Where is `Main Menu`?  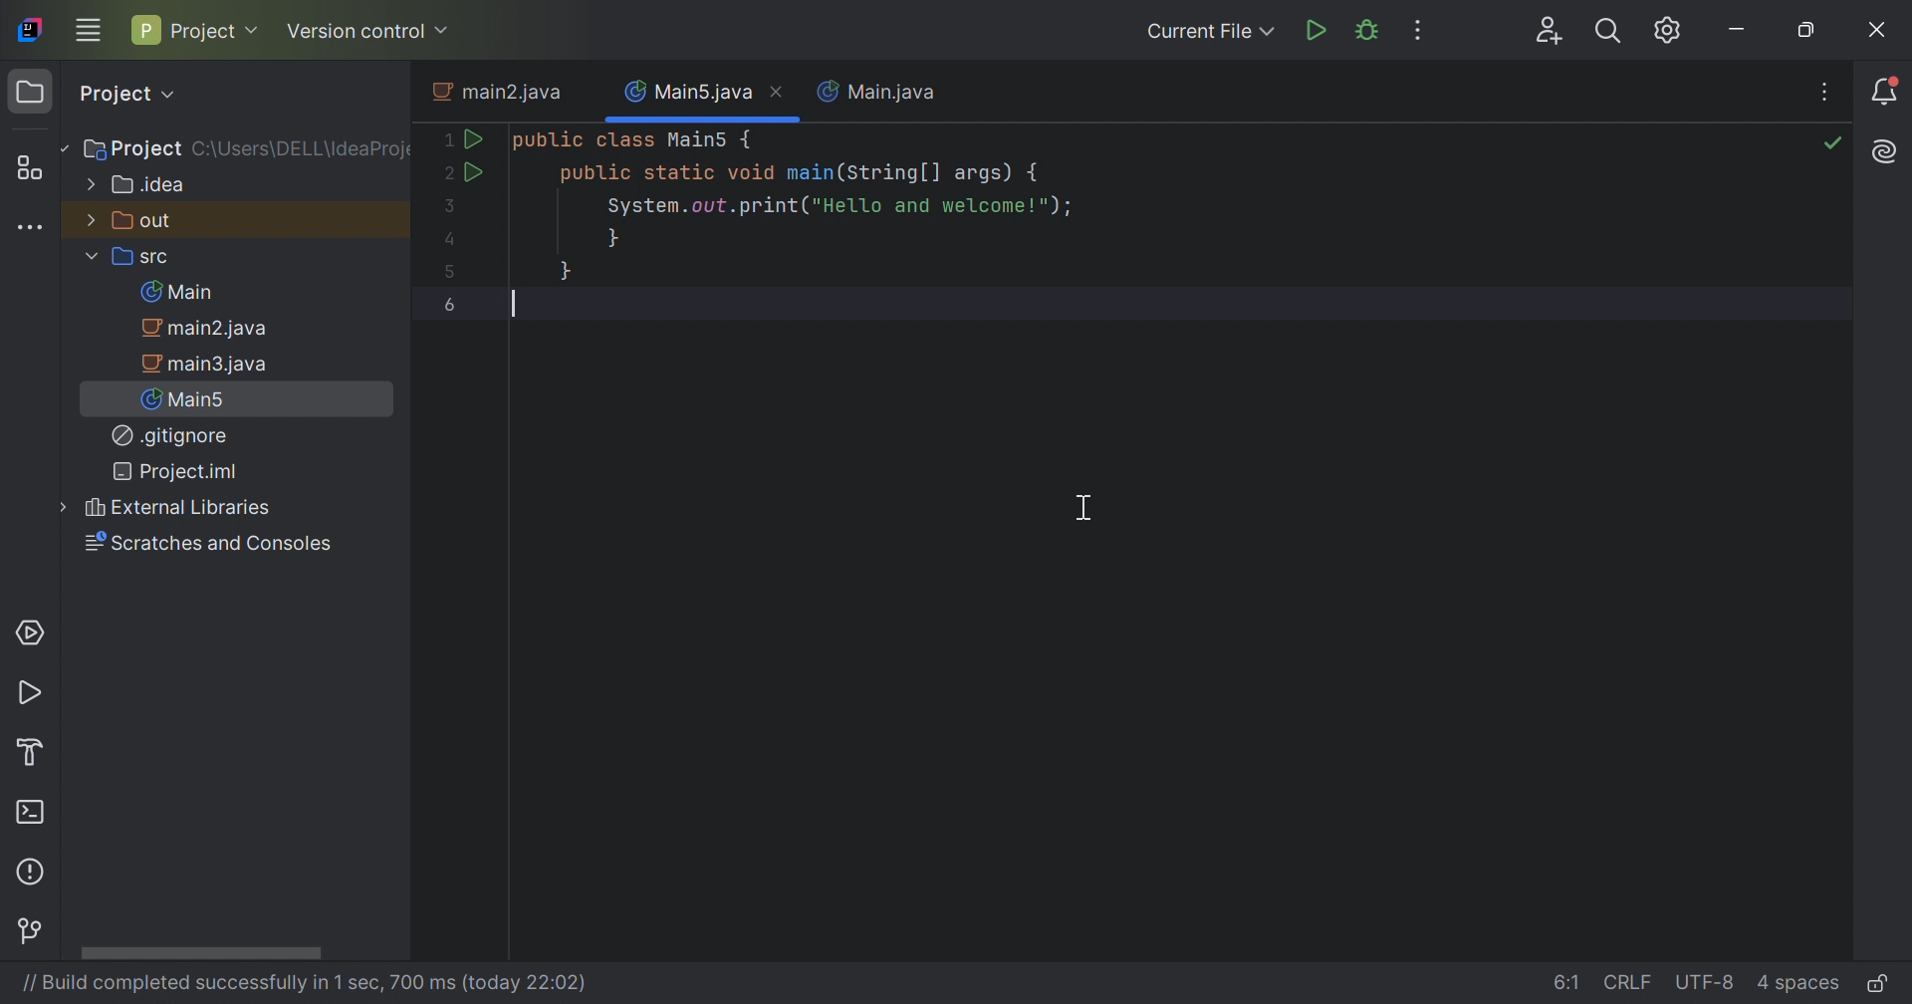 Main Menu is located at coordinates (88, 28).